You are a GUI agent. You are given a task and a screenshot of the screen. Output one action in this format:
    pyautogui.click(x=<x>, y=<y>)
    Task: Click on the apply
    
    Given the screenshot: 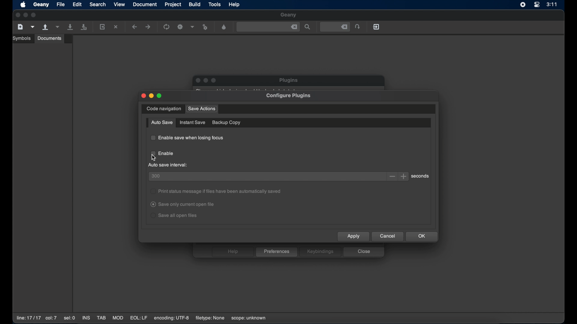 What is the action you would take?
    pyautogui.click(x=354, y=236)
    